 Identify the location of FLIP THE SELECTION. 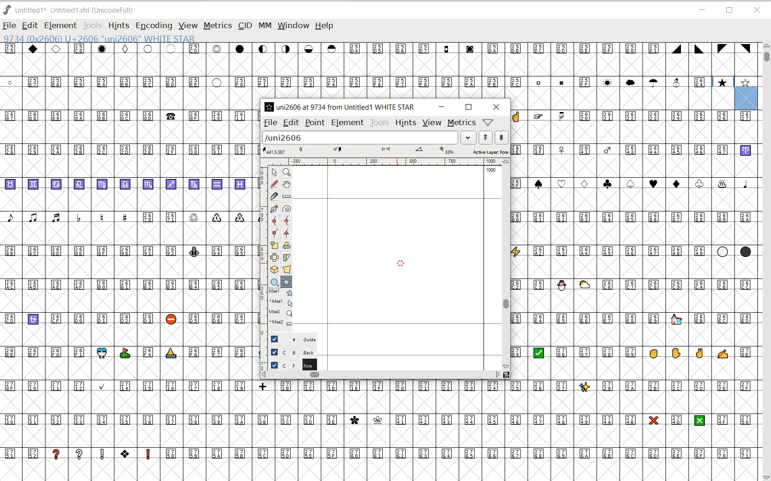
(275, 258).